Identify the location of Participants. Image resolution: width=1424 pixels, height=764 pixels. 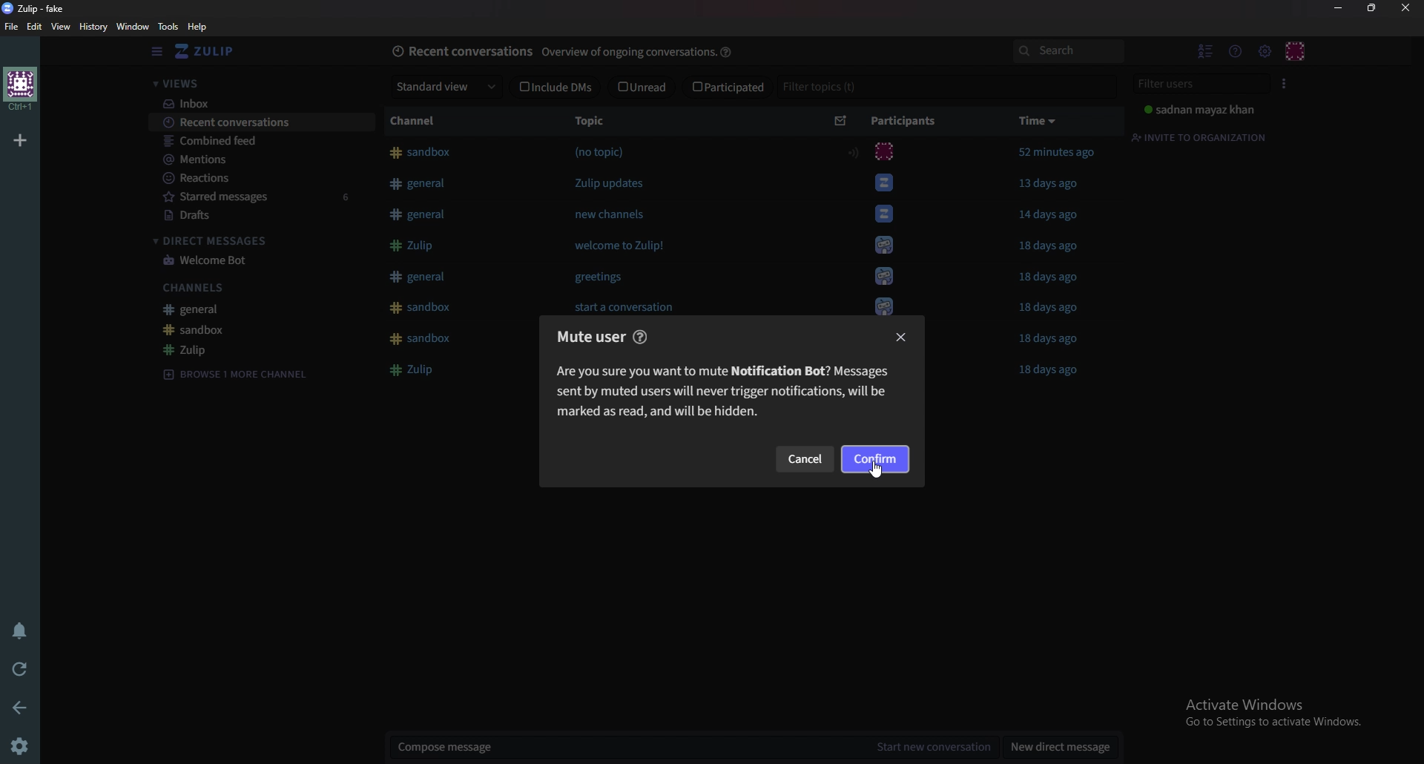
(901, 122).